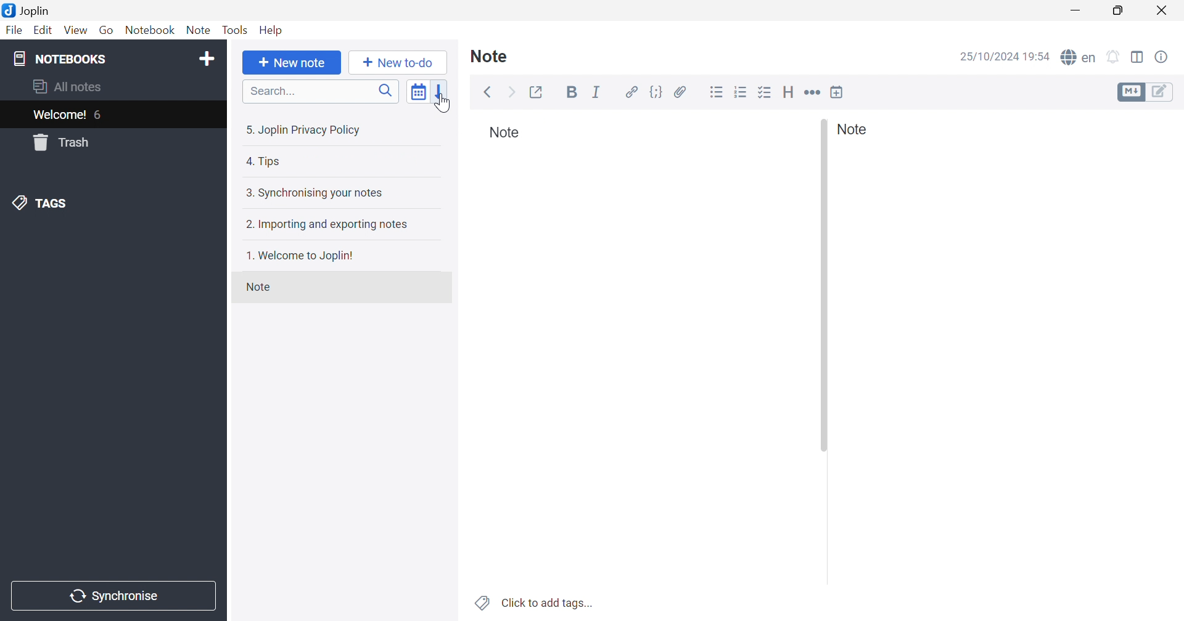  Describe the element at coordinates (767, 94) in the screenshot. I see `bullets` at that location.